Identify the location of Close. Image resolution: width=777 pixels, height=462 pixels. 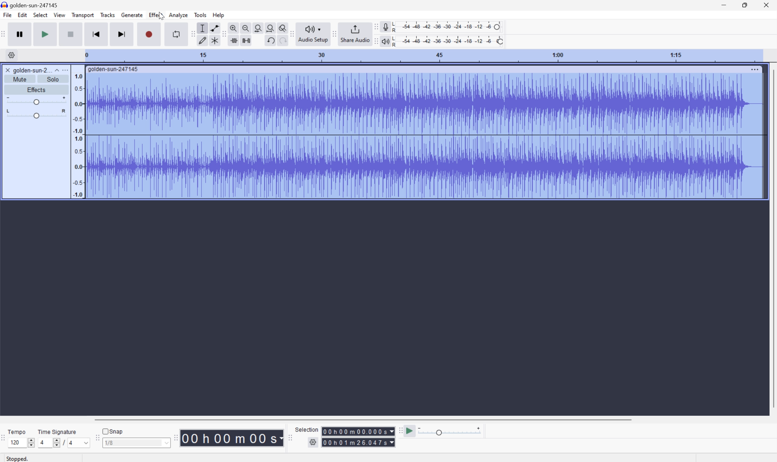
(7, 70).